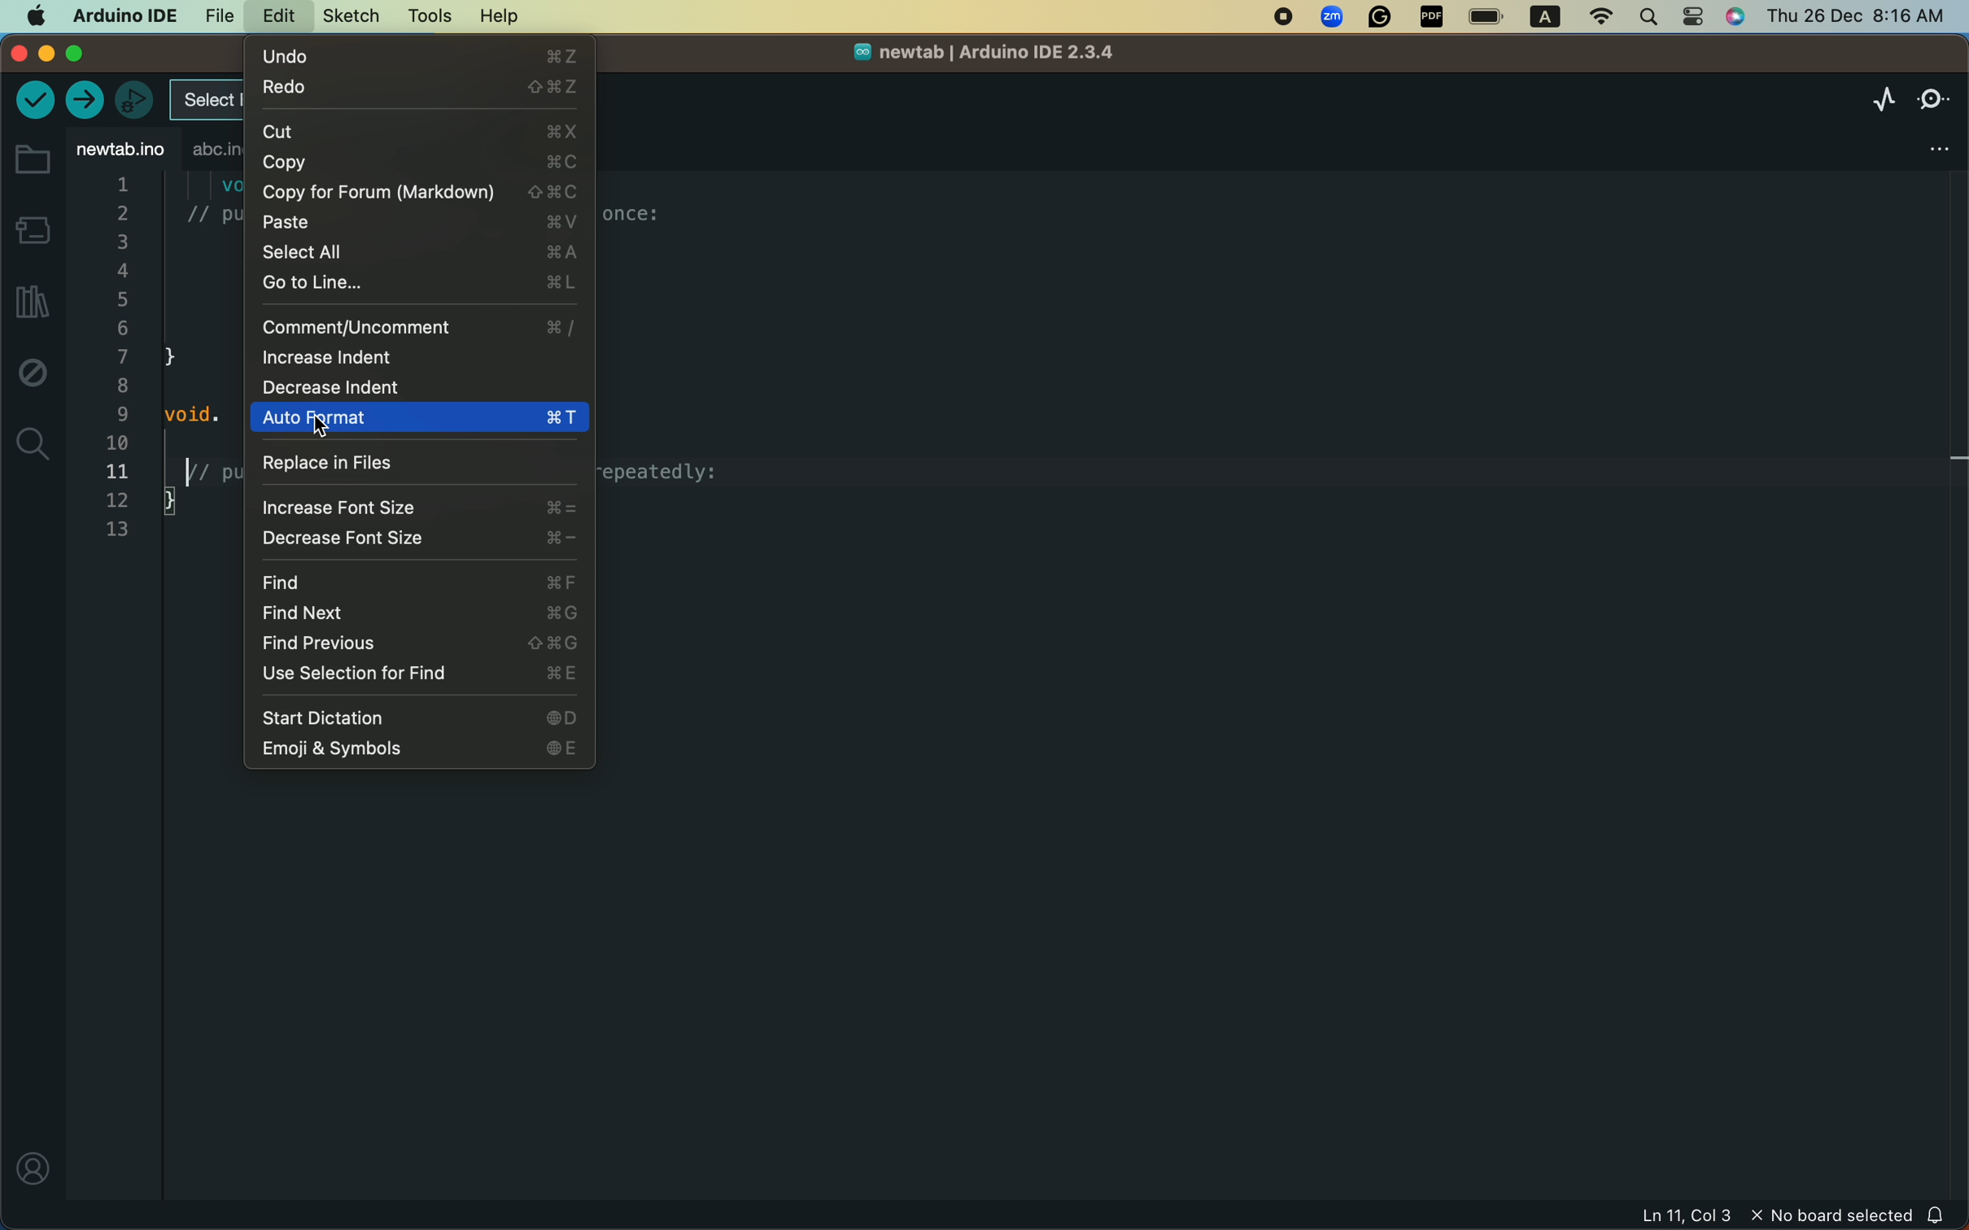 The width and height of the screenshot is (1969, 1230). I want to click on sketch, so click(345, 17).